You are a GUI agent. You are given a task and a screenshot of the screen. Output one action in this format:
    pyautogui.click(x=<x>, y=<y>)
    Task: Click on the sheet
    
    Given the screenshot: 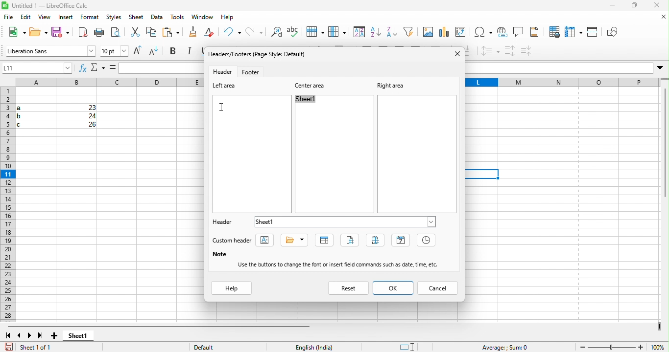 What is the action you would take?
    pyautogui.click(x=136, y=19)
    